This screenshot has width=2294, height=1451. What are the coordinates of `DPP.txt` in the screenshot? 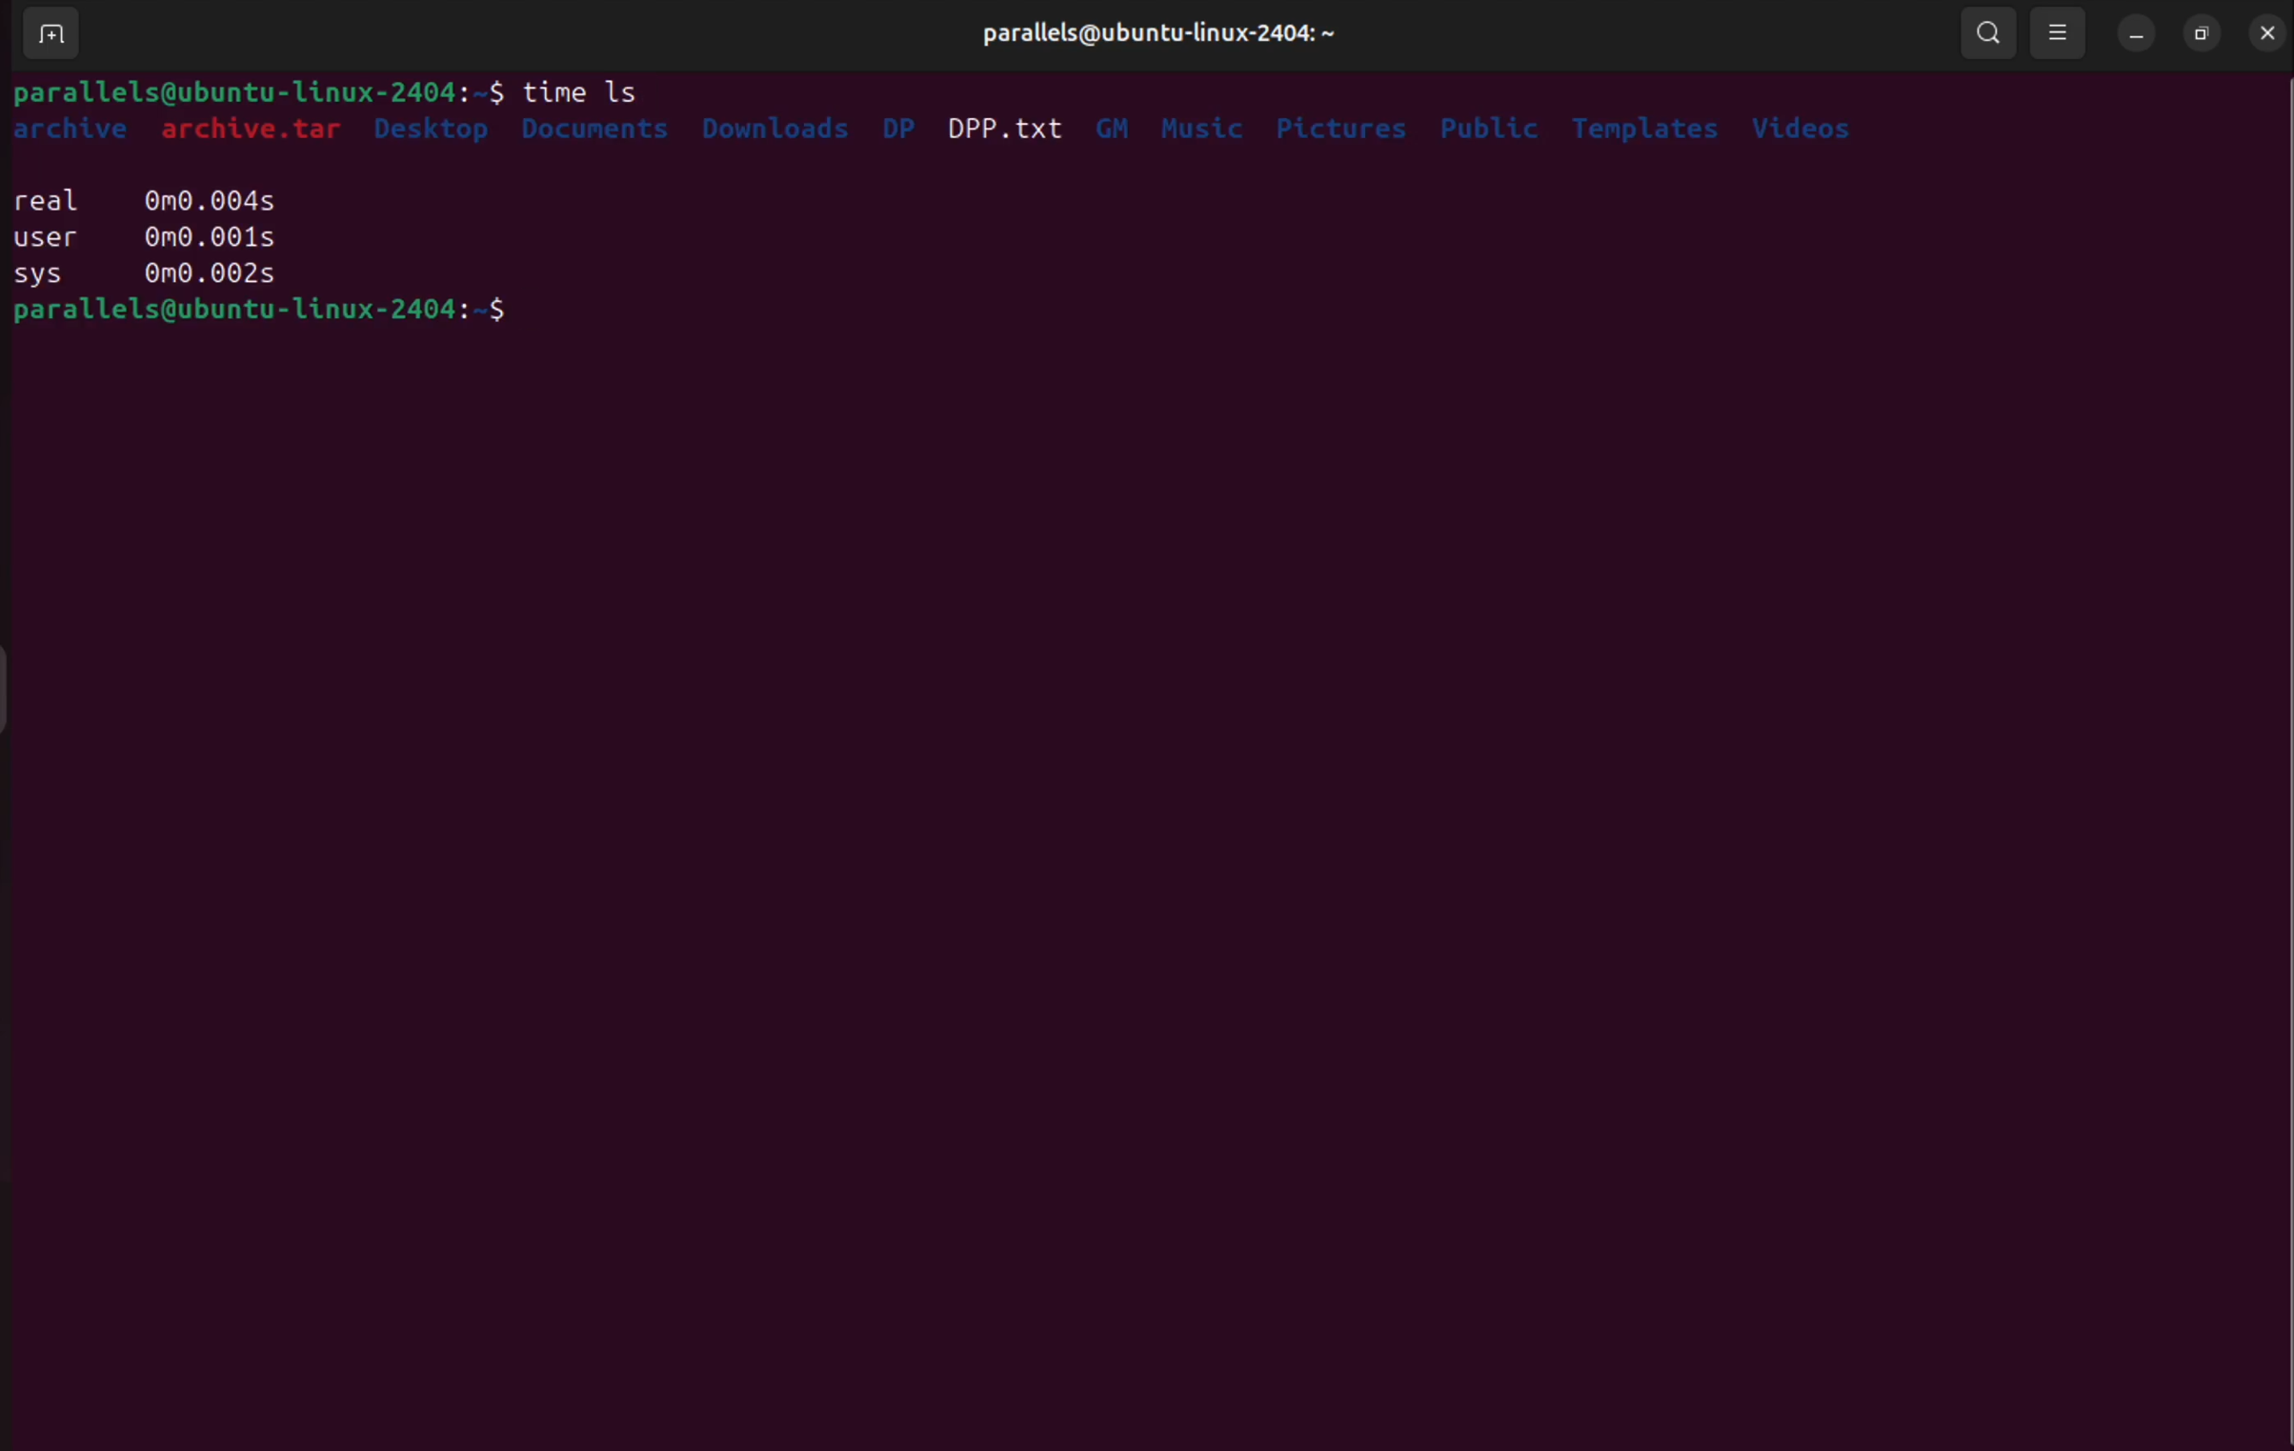 It's located at (1012, 123).